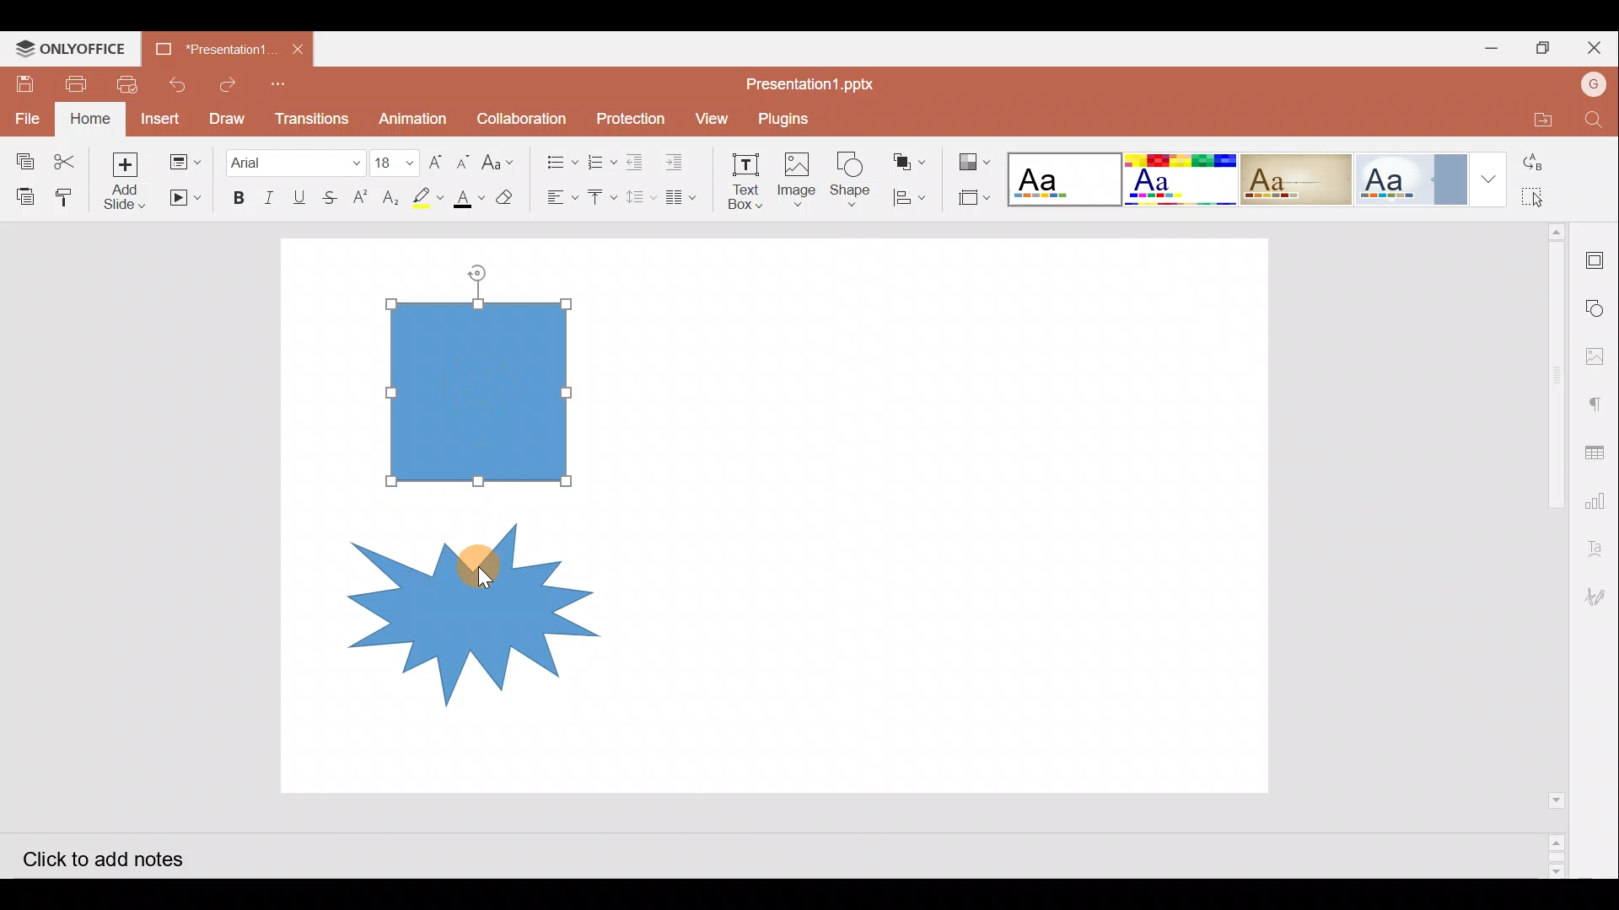 The image size is (1619, 910). What do you see at coordinates (1600, 596) in the screenshot?
I see `Signature settings` at bounding box center [1600, 596].